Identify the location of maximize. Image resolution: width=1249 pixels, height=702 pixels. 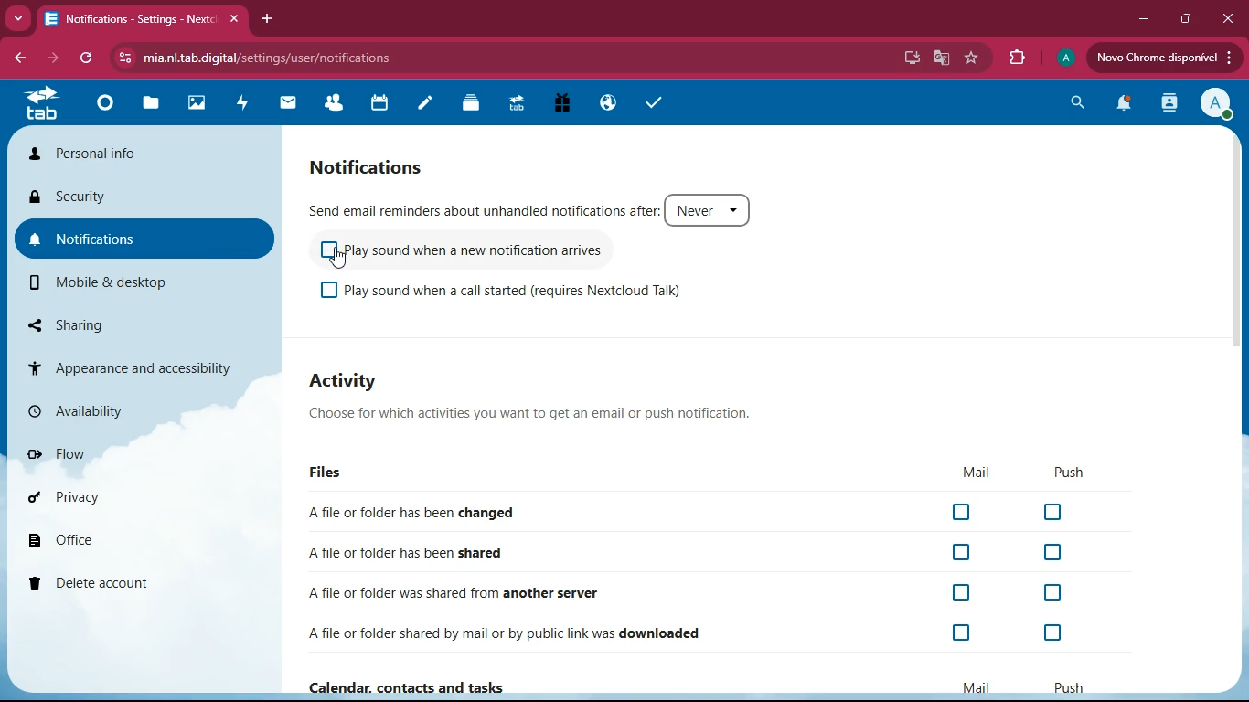
(1181, 19).